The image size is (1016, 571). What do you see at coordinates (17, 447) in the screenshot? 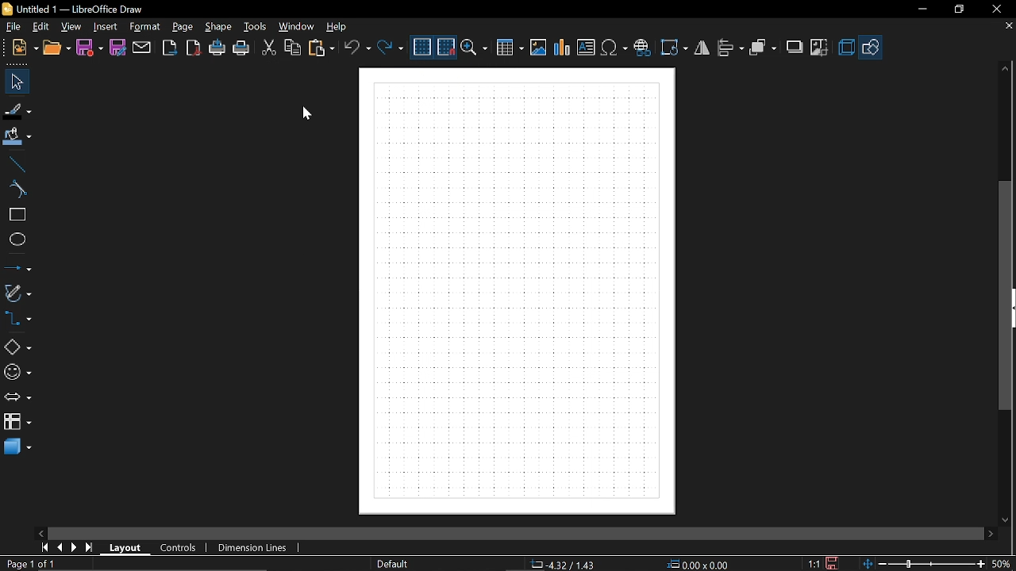
I see `3d shapes` at bounding box center [17, 447].